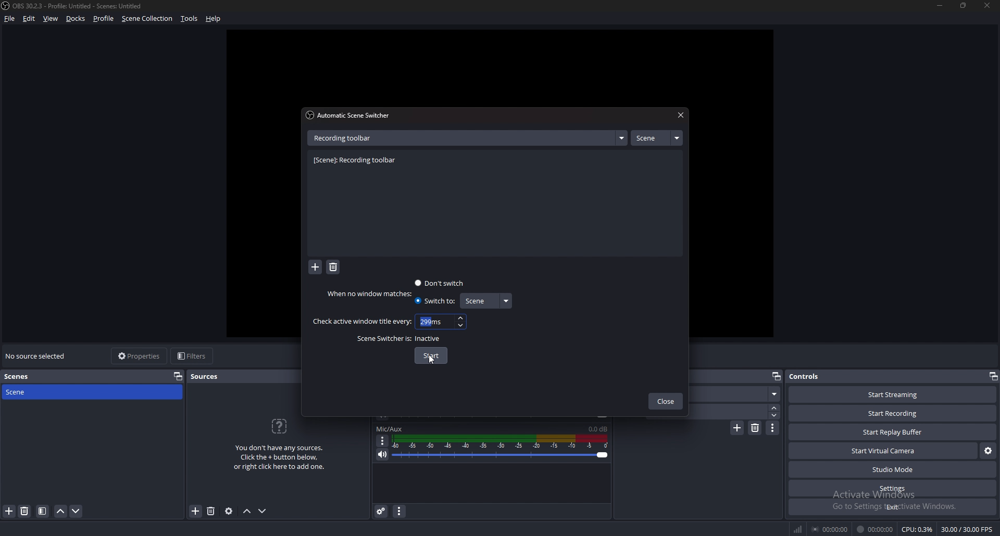  Describe the element at coordinates (76, 19) in the screenshot. I see `docks` at that location.